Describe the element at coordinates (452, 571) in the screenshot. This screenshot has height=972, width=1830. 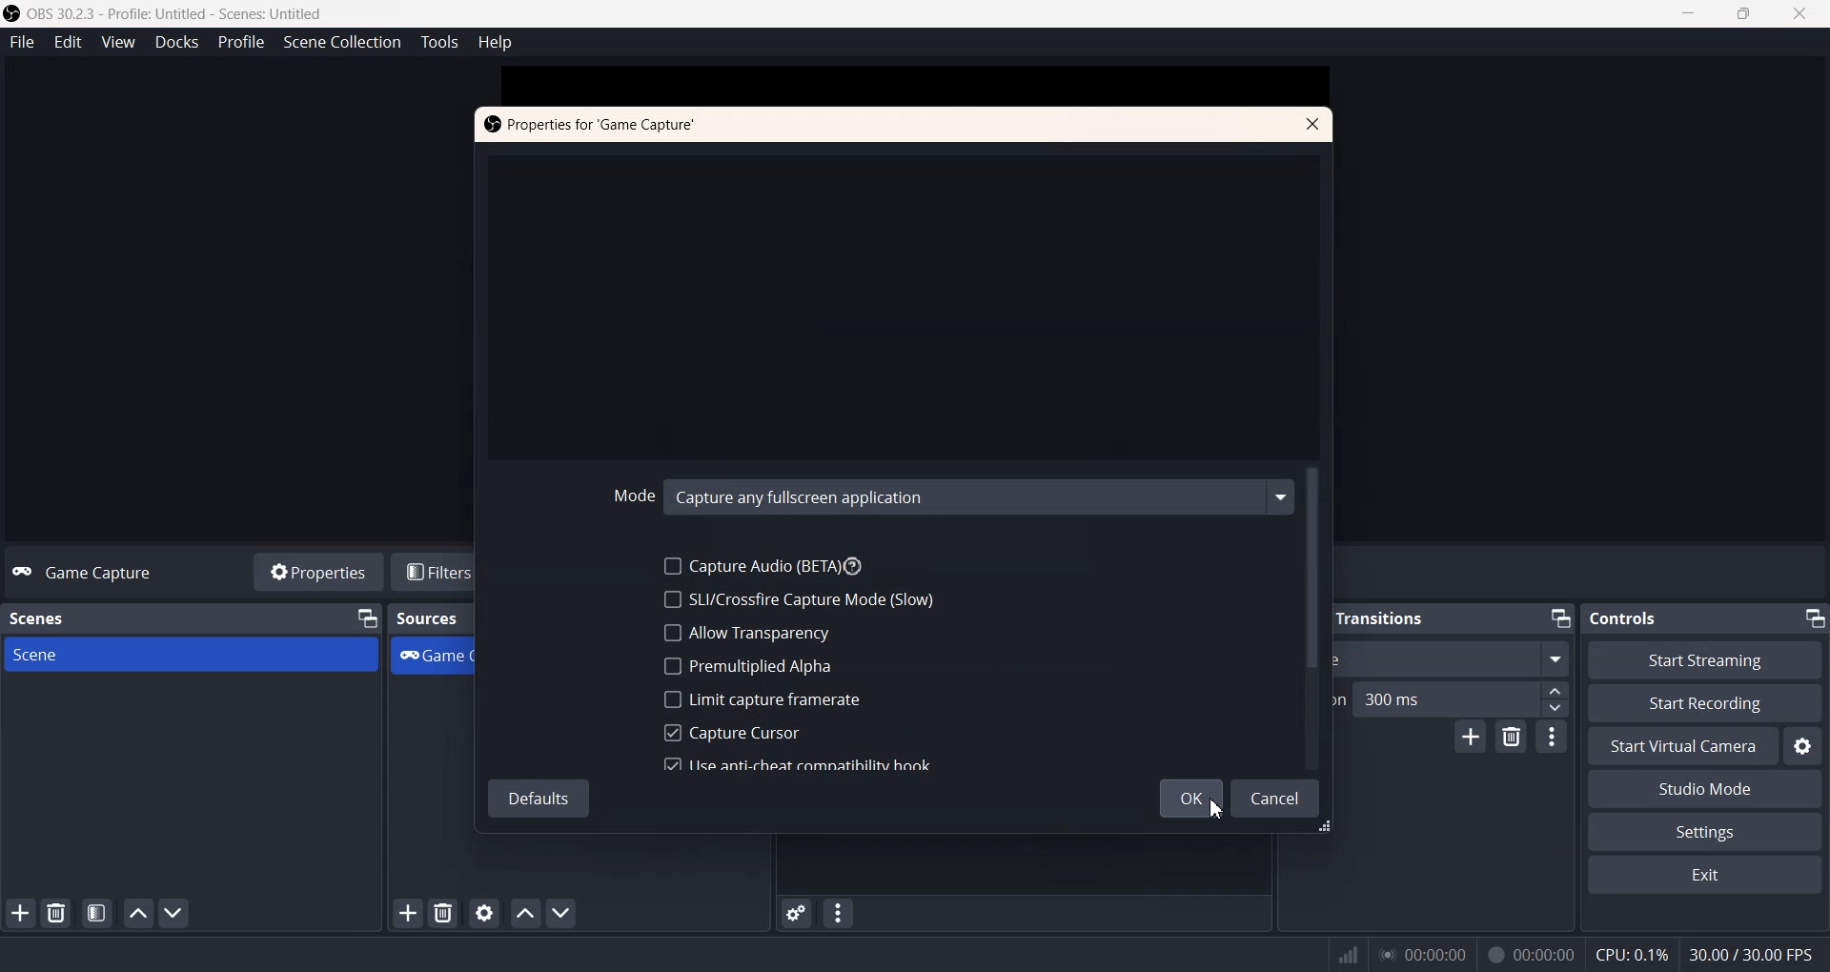
I see `Filters` at that location.